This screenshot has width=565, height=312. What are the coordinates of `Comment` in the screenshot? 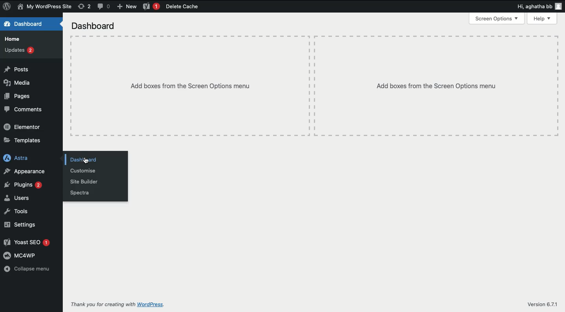 It's located at (104, 6).